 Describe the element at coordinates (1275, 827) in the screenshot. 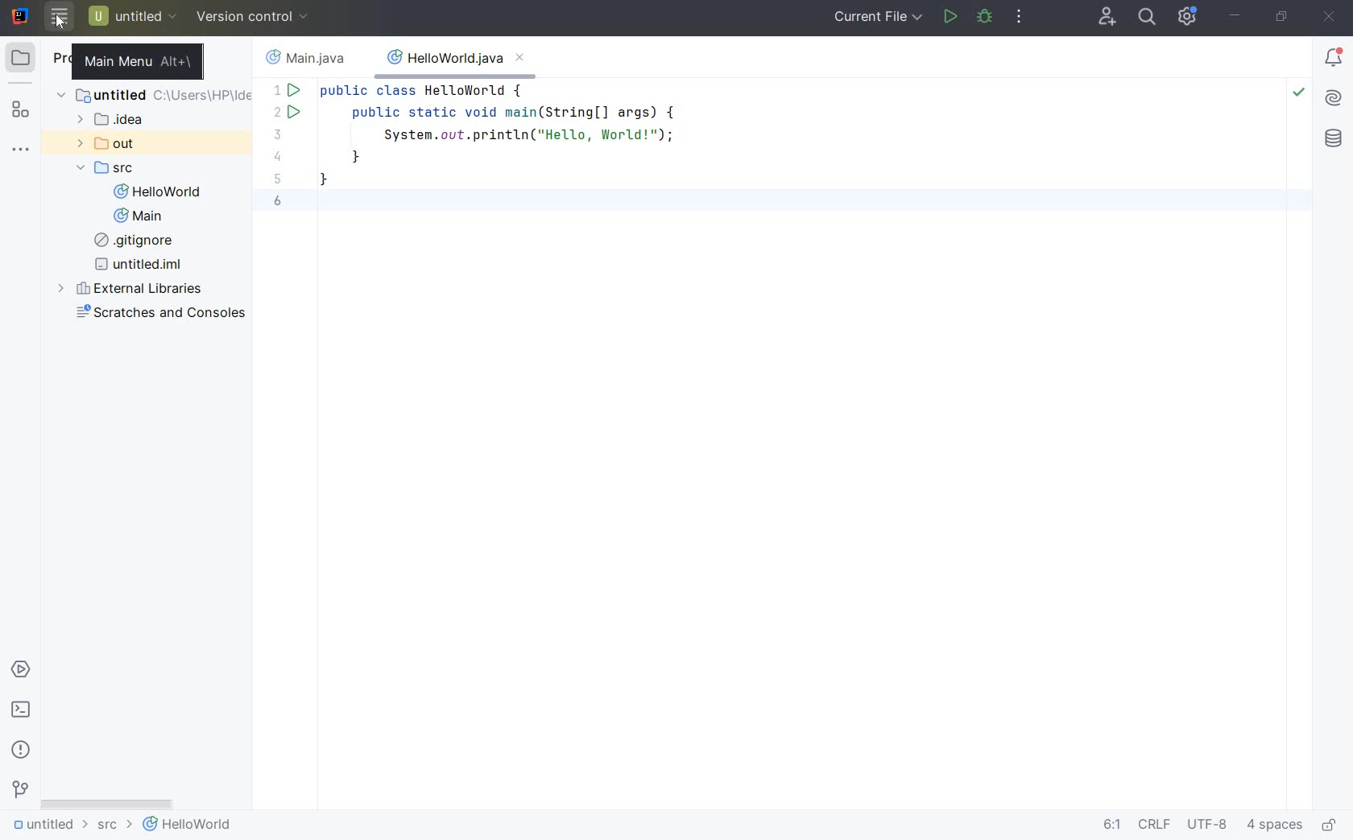

I see `indent` at that location.